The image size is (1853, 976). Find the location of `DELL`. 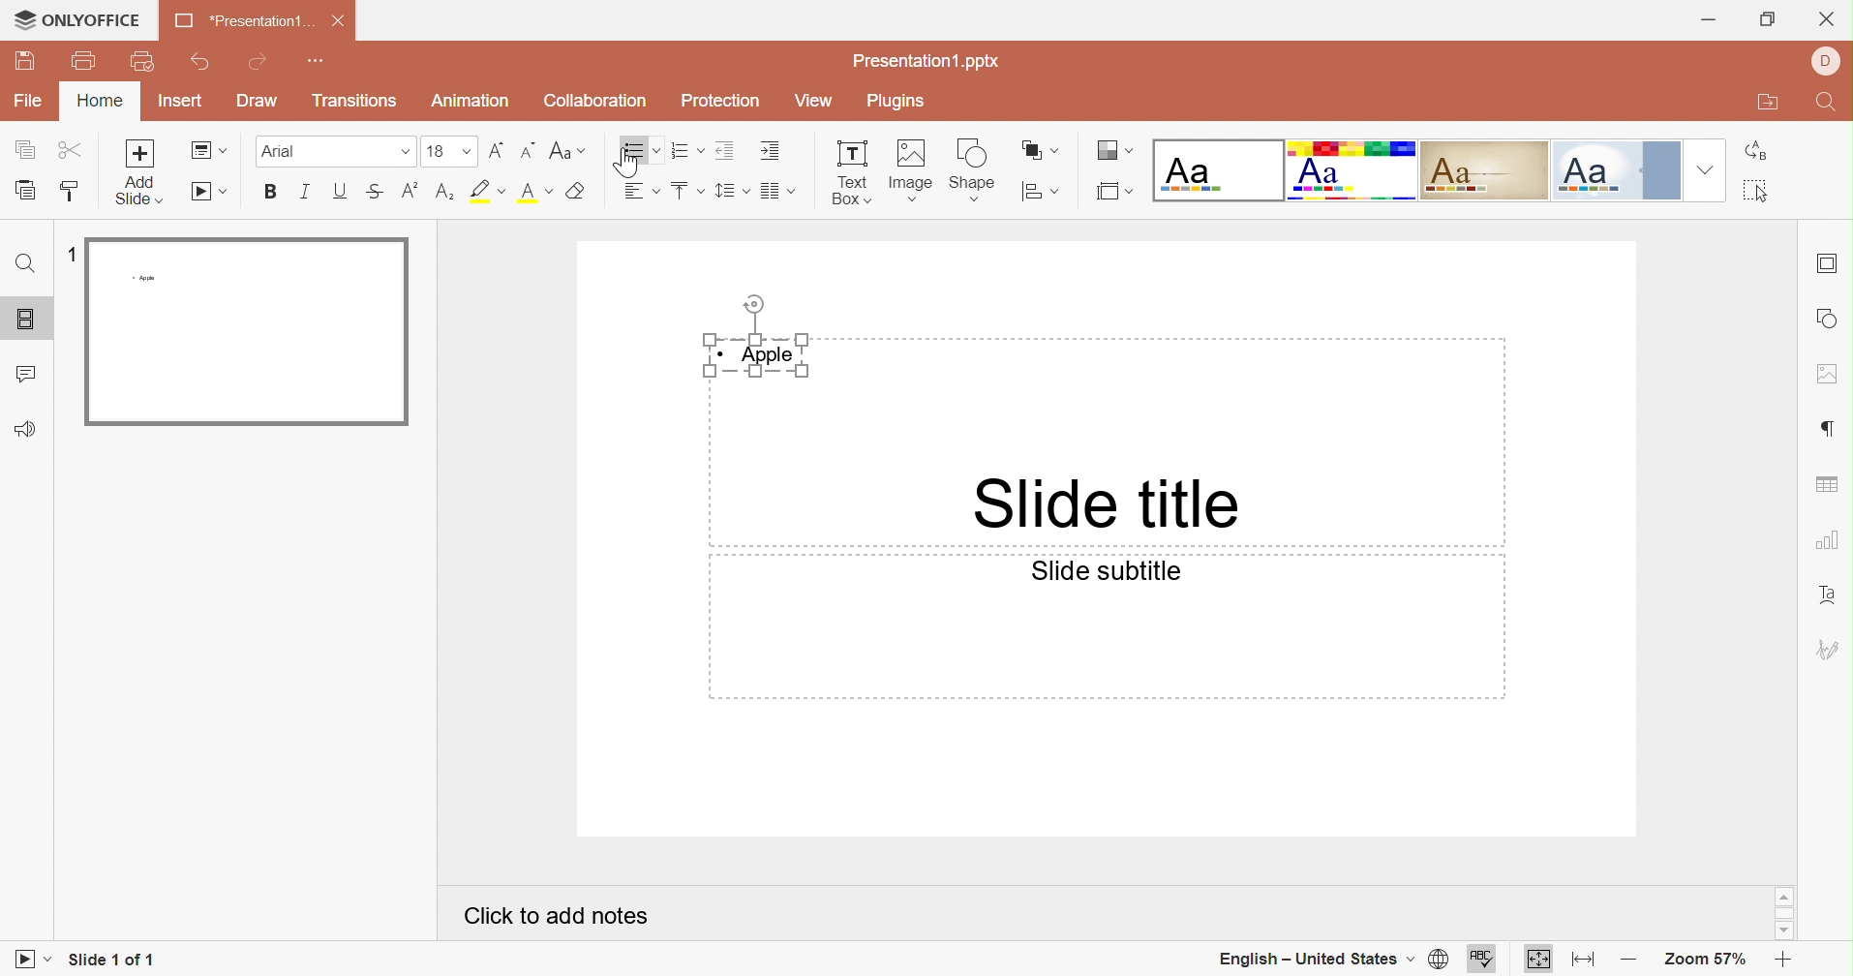

DELL is located at coordinates (1831, 63).